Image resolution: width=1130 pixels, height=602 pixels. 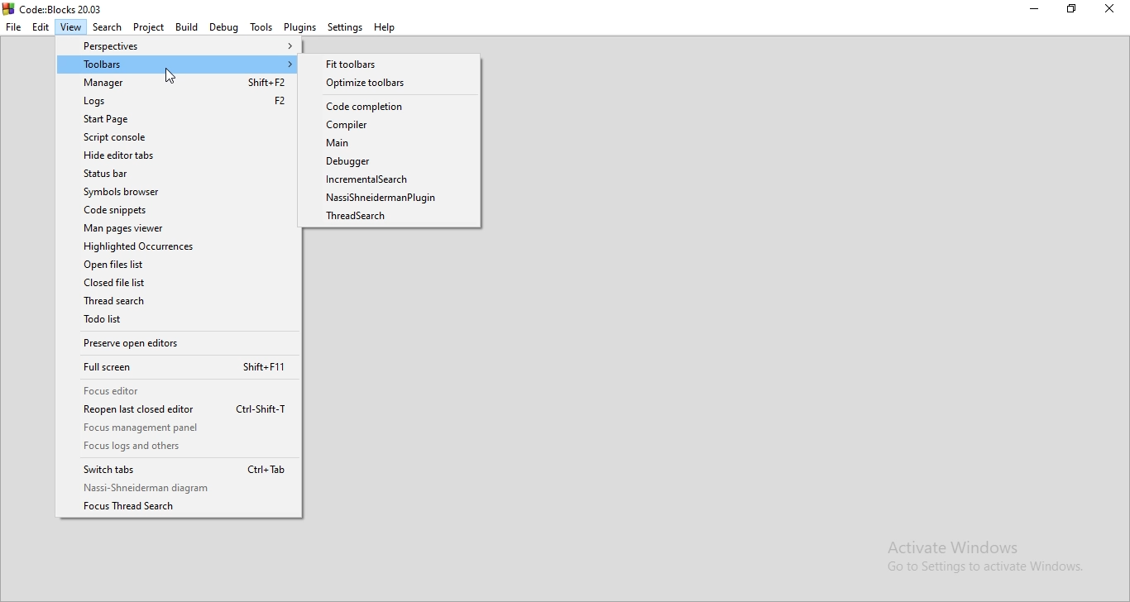 I want to click on Debugger, so click(x=390, y=161).